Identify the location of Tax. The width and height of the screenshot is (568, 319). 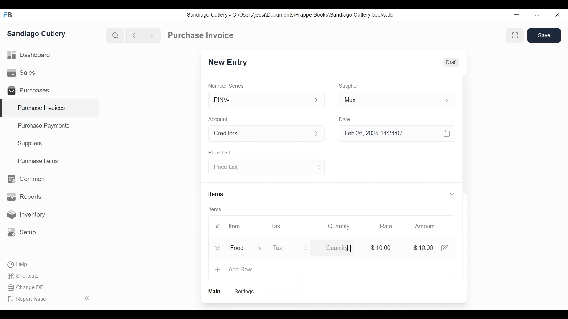
(285, 248).